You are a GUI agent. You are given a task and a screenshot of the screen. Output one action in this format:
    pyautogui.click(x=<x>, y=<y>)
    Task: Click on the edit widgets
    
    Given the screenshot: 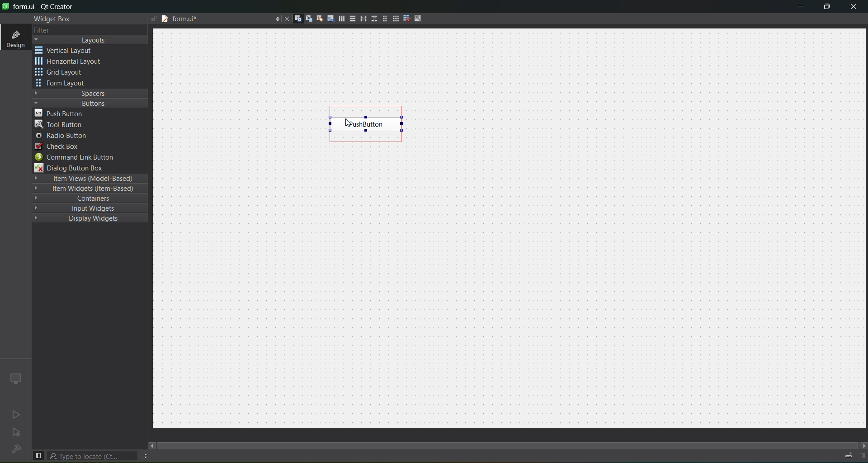 What is the action you would take?
    pyautogui.click(x=298, y=19)
    